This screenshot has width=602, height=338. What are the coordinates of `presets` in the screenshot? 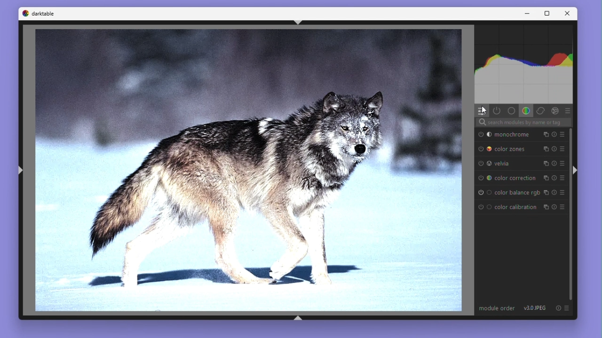 It's located at (562, 134).